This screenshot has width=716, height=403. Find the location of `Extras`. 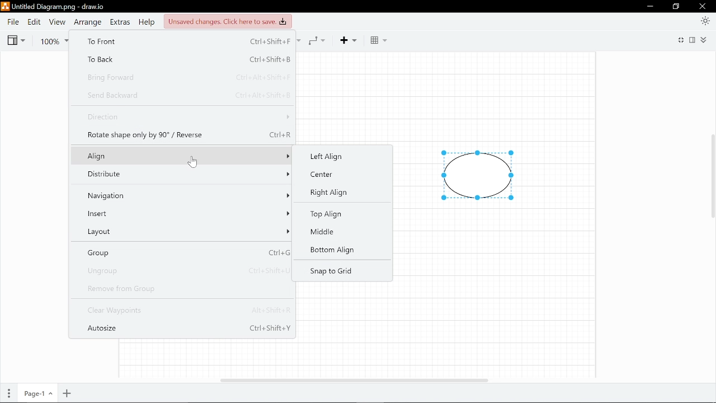

Extras is located at coordinates (120, 22).